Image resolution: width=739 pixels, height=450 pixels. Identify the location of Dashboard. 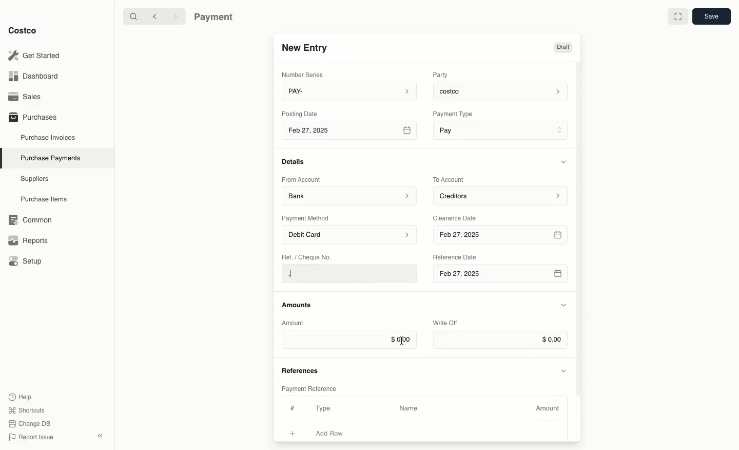
(36, 76).